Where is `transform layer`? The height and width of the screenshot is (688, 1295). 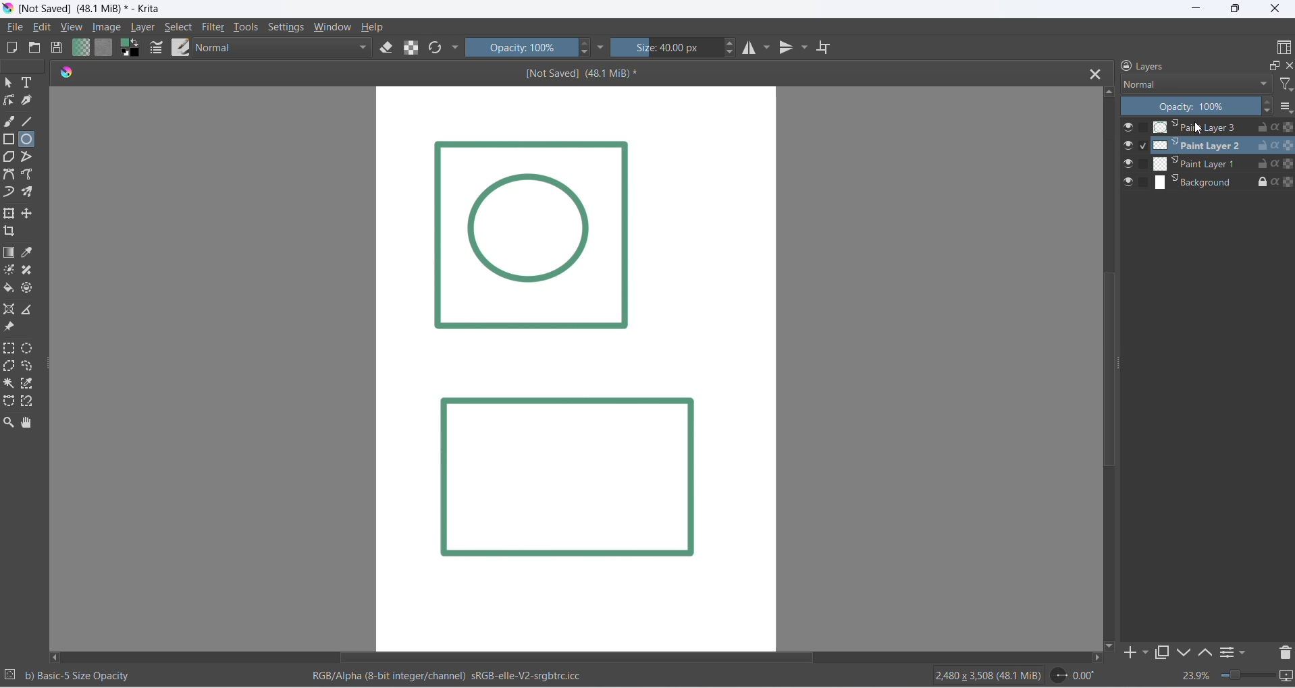
transform layer is located at coordinates (9, 212).